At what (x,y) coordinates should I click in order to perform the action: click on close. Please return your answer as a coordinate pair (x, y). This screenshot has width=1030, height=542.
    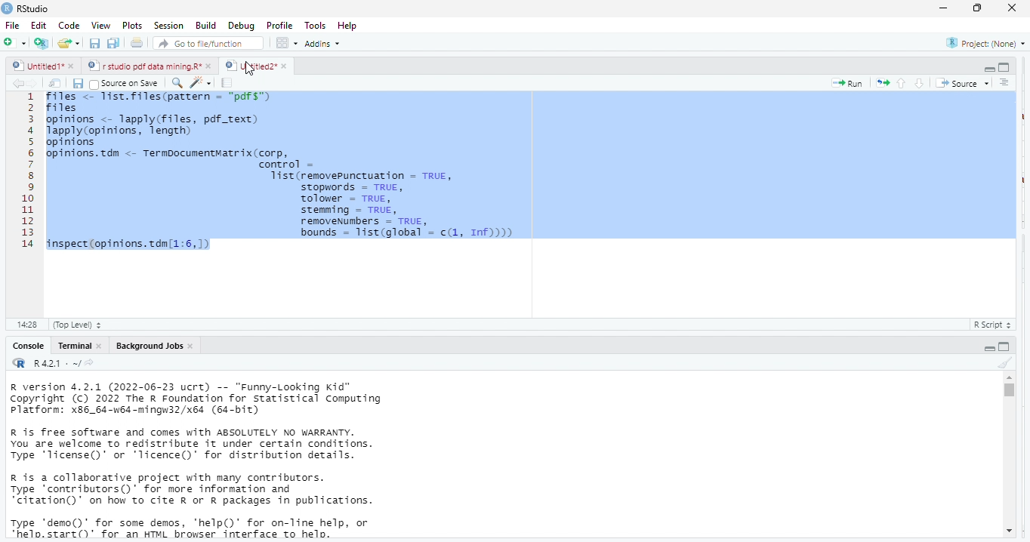
    Looking at the image, I should click on (284, 66).